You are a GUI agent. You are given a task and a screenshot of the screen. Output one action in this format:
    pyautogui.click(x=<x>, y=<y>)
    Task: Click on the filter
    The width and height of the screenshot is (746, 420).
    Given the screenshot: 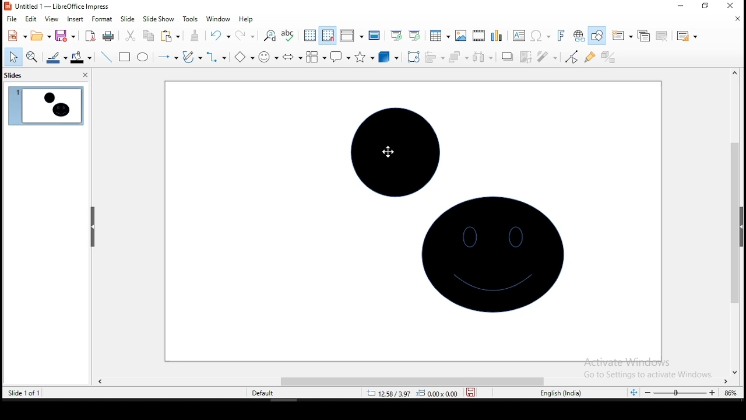 What is the action you would take?
    pyautogui.click(x=546, y=57)
    